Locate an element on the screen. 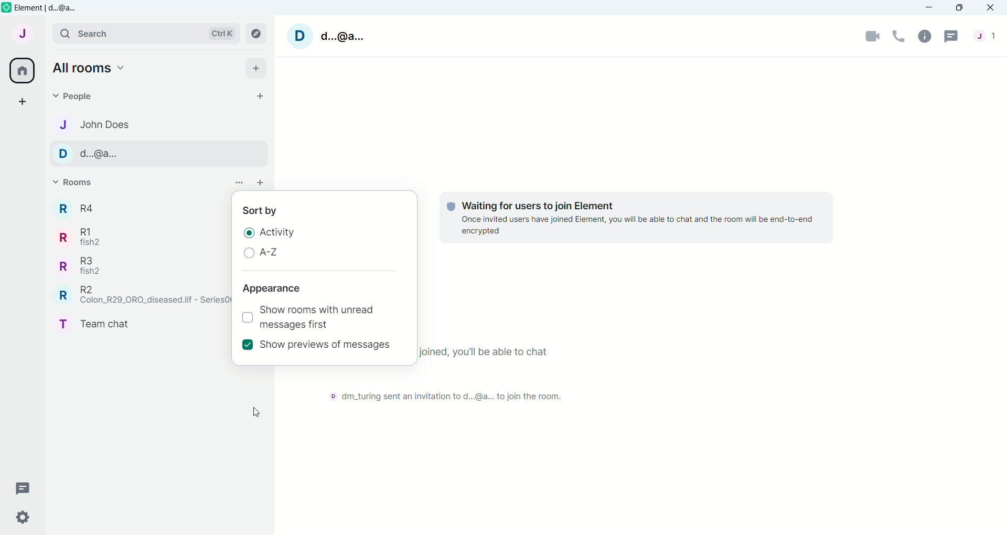 Image resolution: width=1007 pixels, height=535 pixels. People is located at coordinates (988, 36).